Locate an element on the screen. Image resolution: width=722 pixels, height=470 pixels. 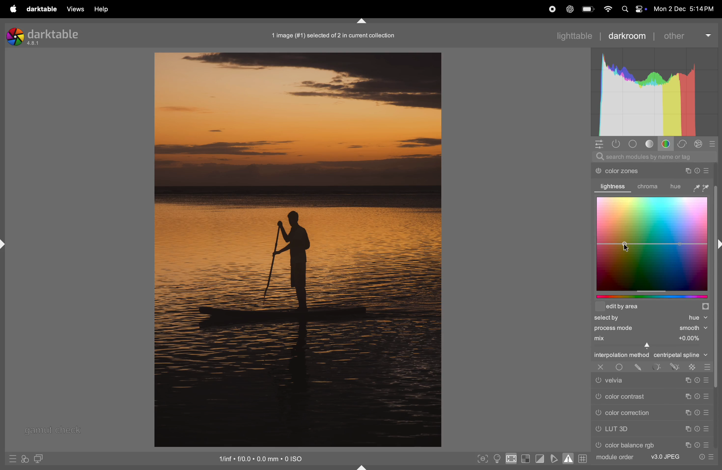
wifi is located at coordinates (609, 9).